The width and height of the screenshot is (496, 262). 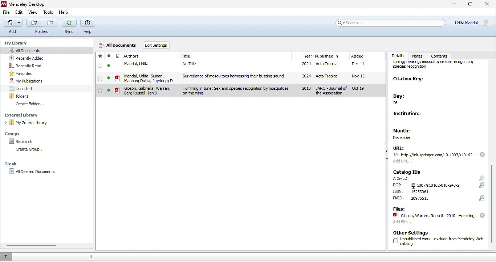 I want to click on year, so click(x=308, y=56).